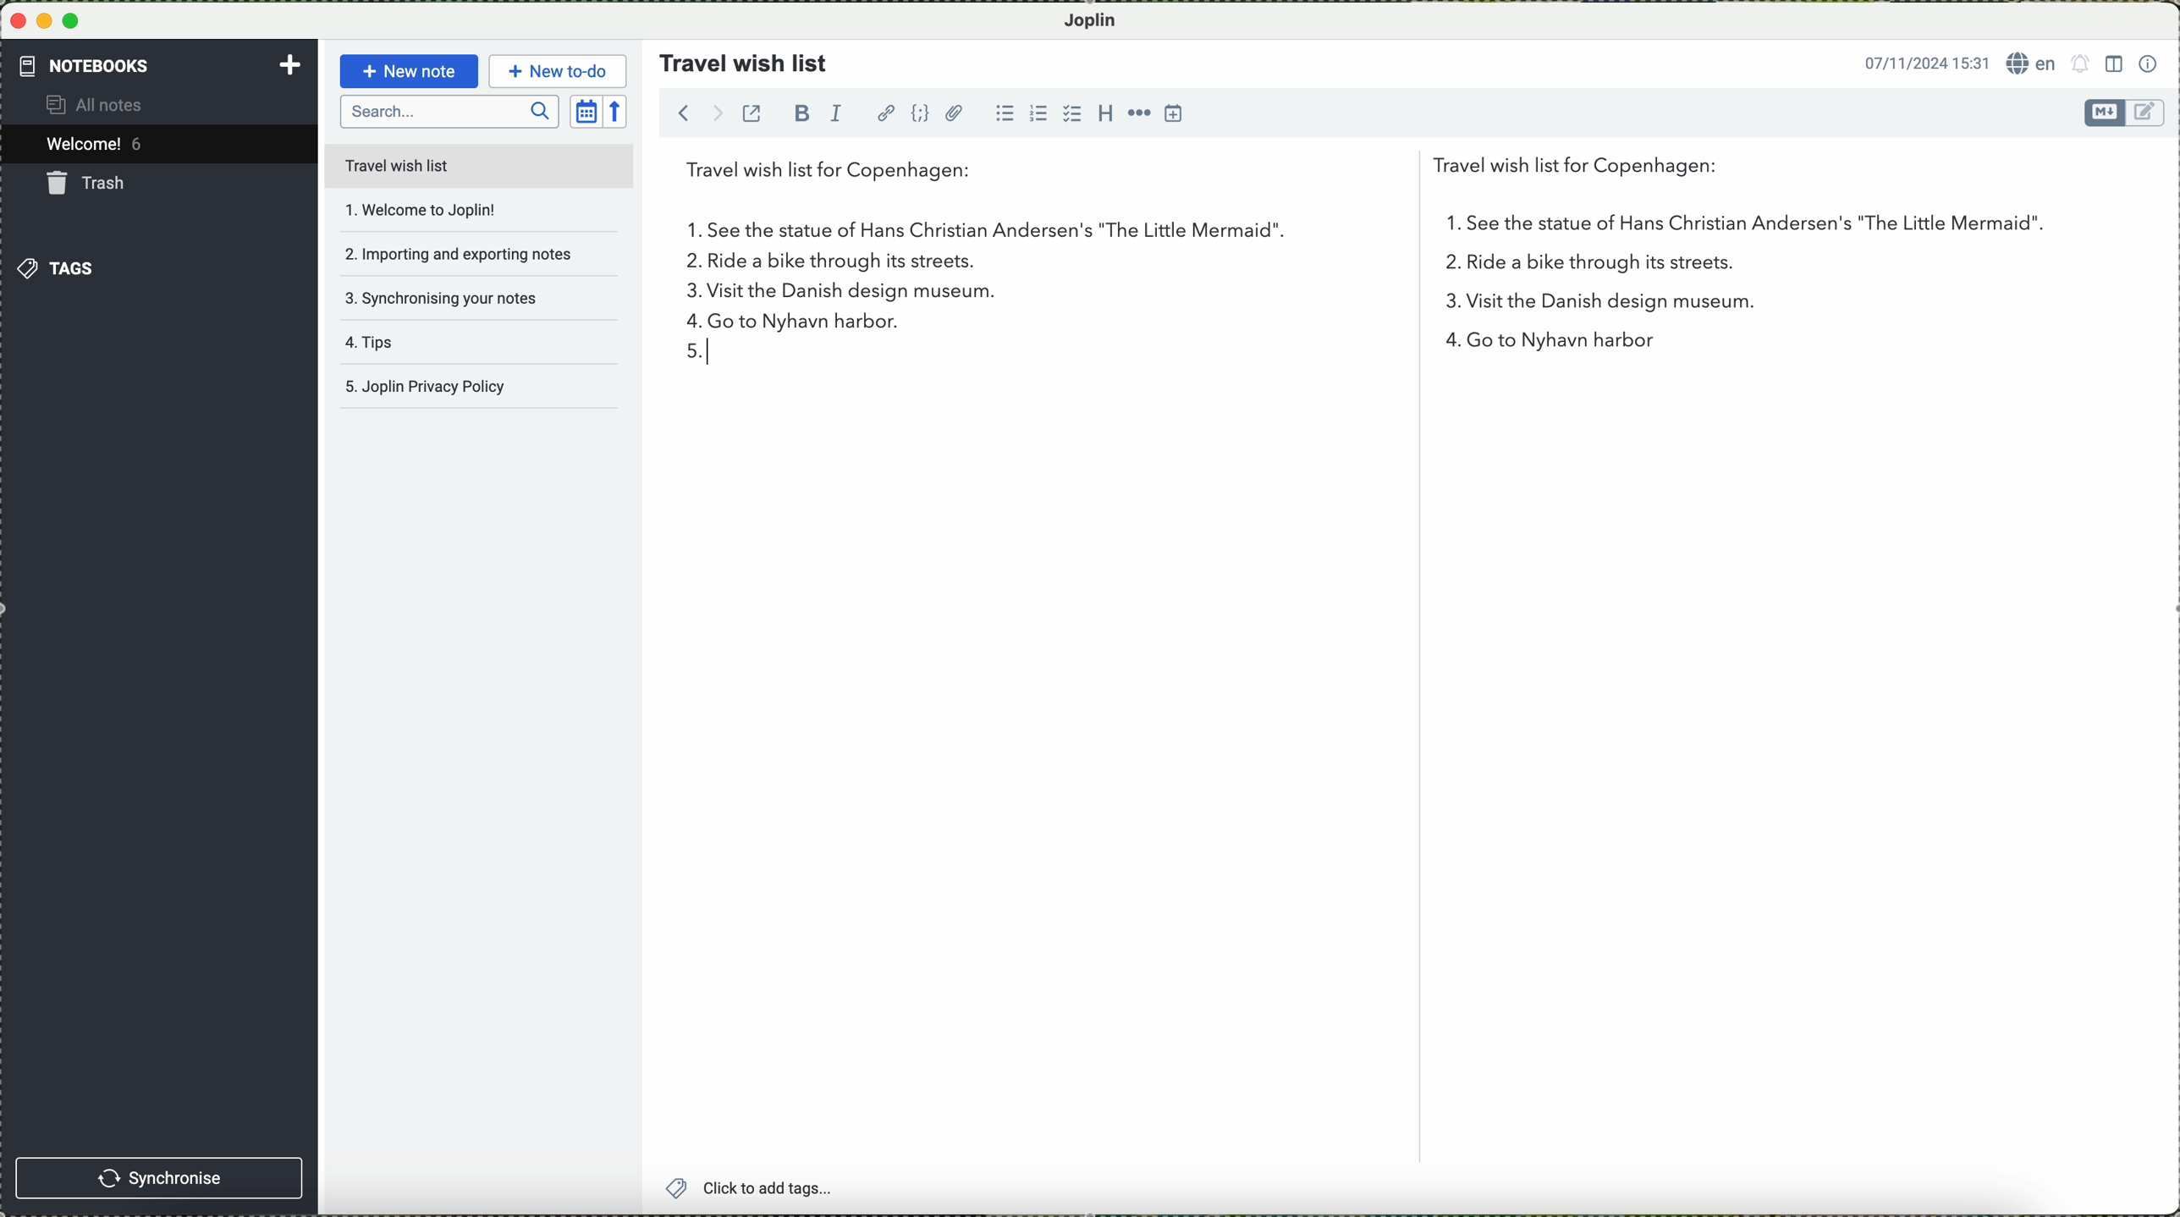  Describe the element at coordinates (1211, 173) in the screenshot. I see `travel wish list for Copenhagen:` at that location.